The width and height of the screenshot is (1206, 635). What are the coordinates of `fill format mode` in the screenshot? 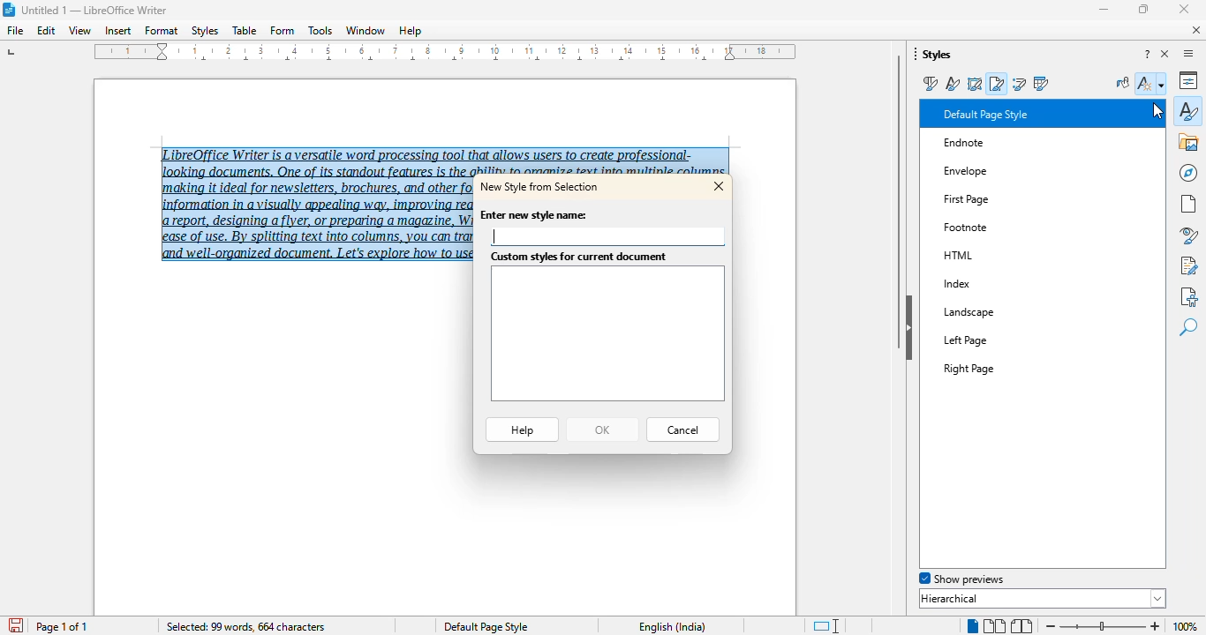 It's located at (1123, 83).